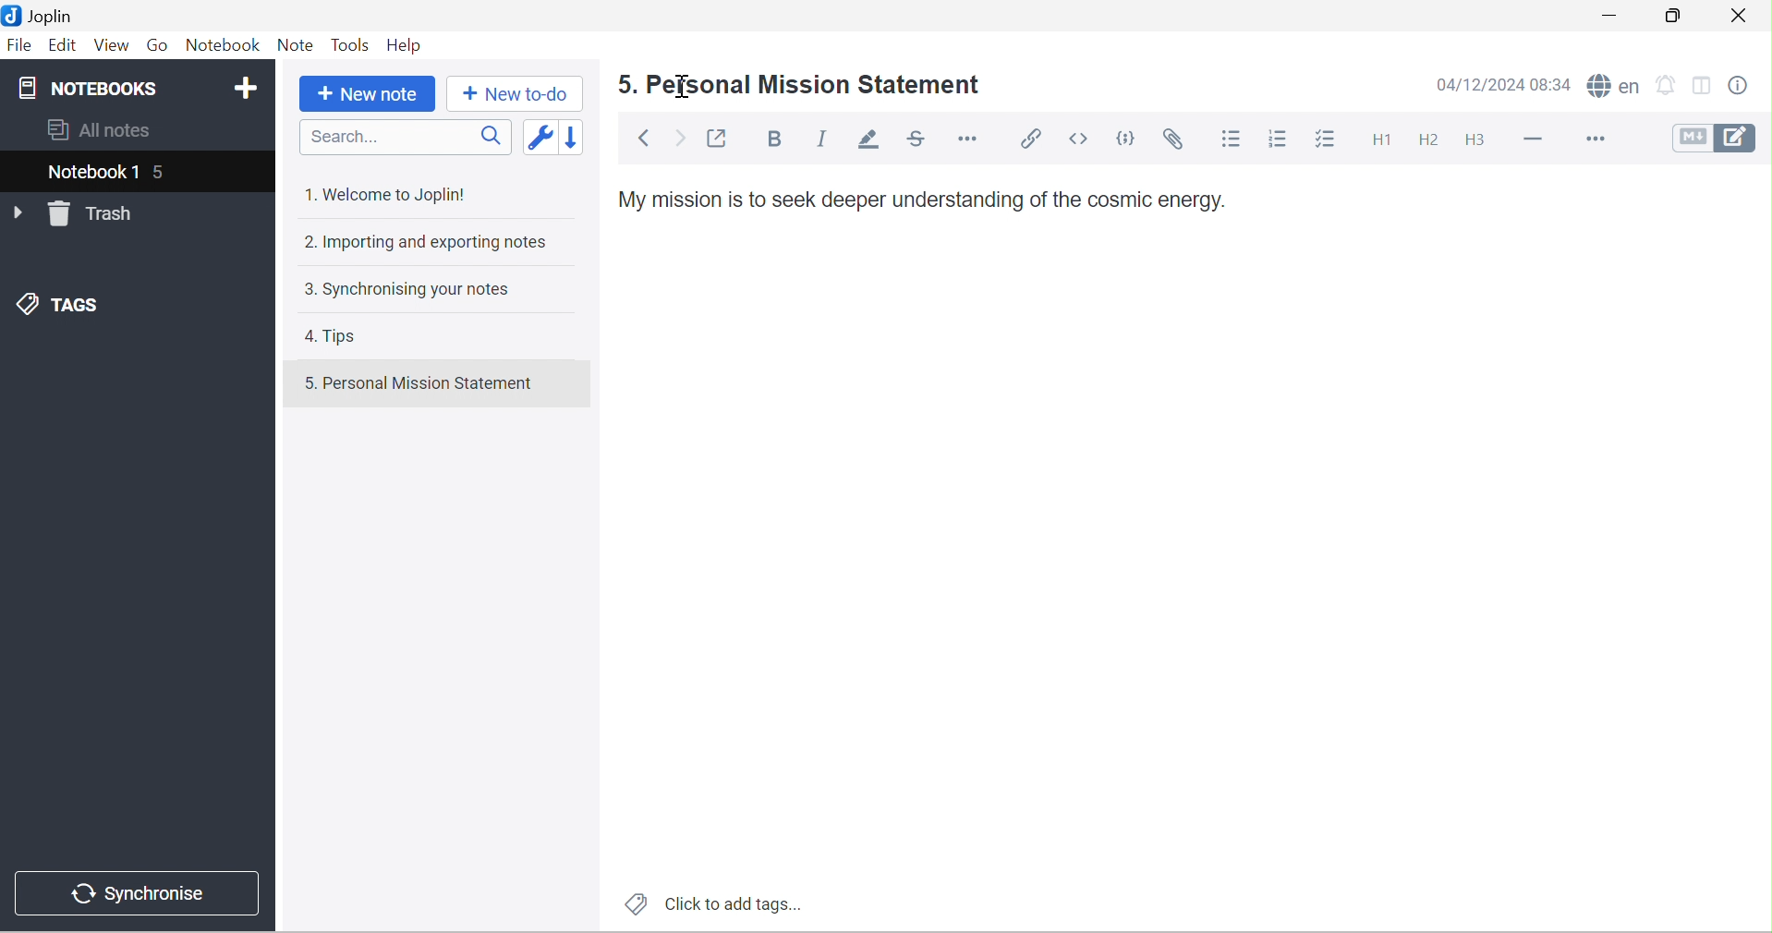 The image size is (1772, 933). Describe the element at coordinates (1607, 18) in the screenshot. I see `Minimize` at that location.